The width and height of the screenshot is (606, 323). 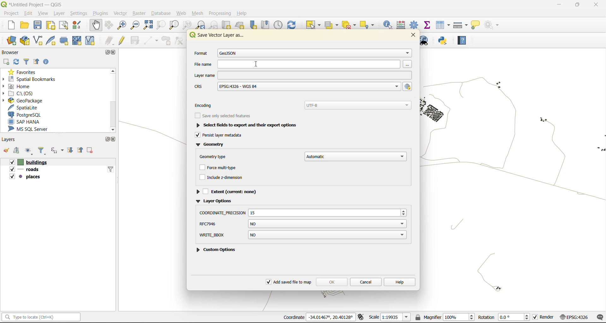 I want to click on control panel, so click(x=279, y=25).